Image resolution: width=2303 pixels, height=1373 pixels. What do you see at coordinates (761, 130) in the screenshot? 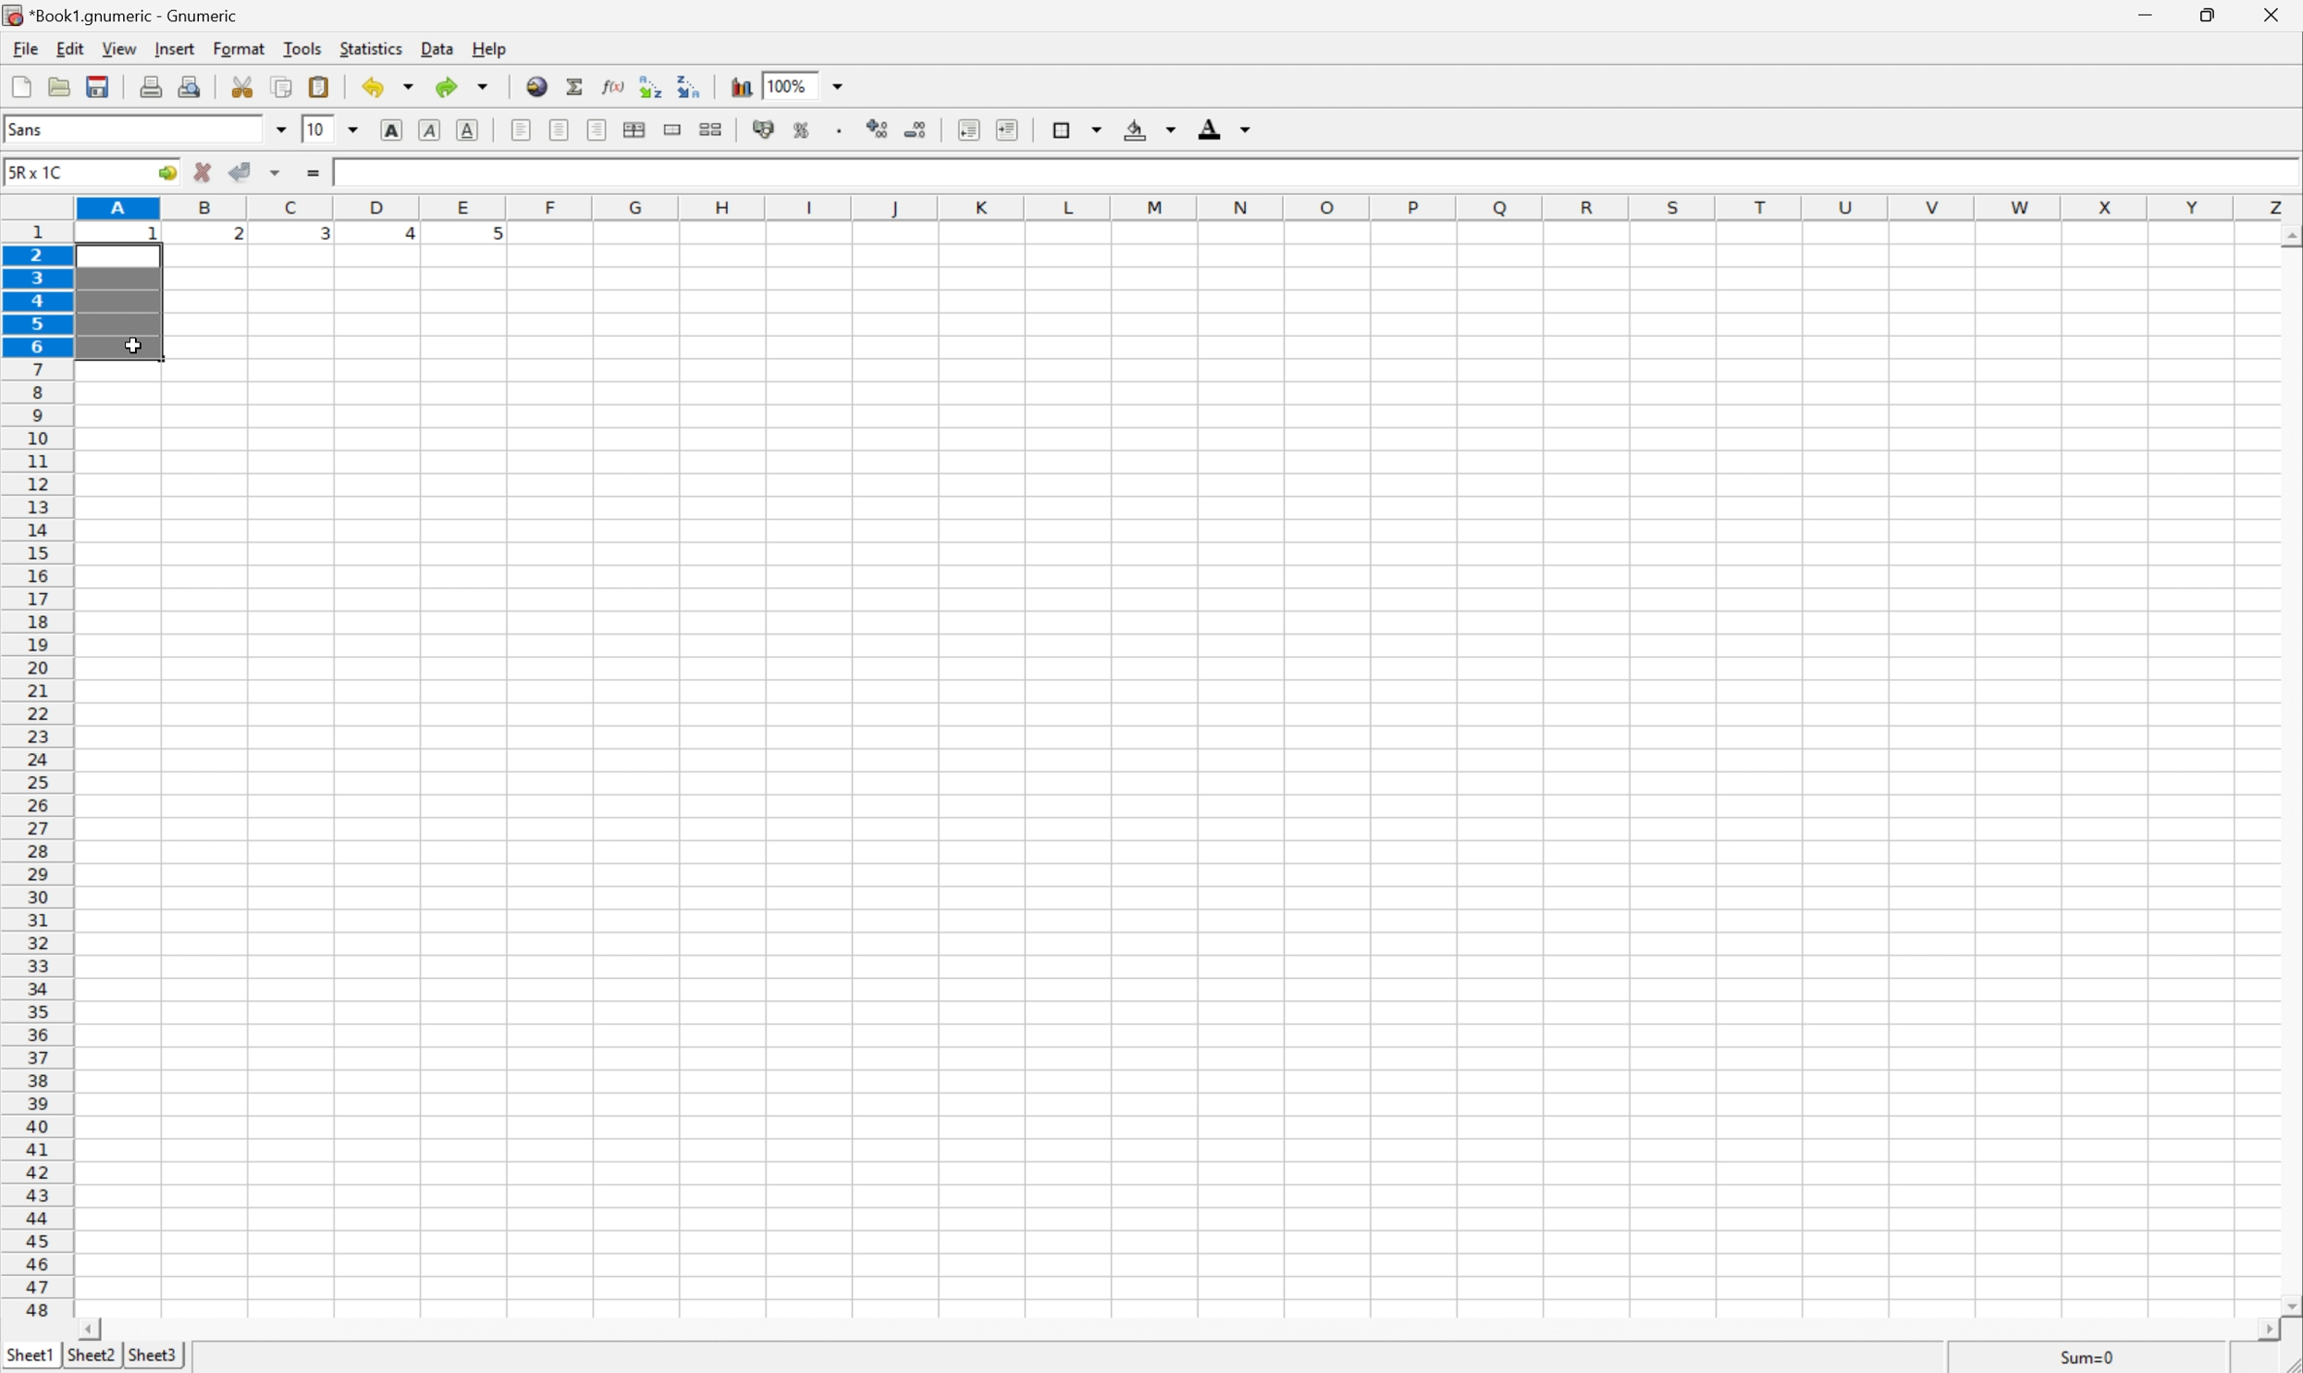
I see `format selection as accounting` at bounding box center [761, 130].